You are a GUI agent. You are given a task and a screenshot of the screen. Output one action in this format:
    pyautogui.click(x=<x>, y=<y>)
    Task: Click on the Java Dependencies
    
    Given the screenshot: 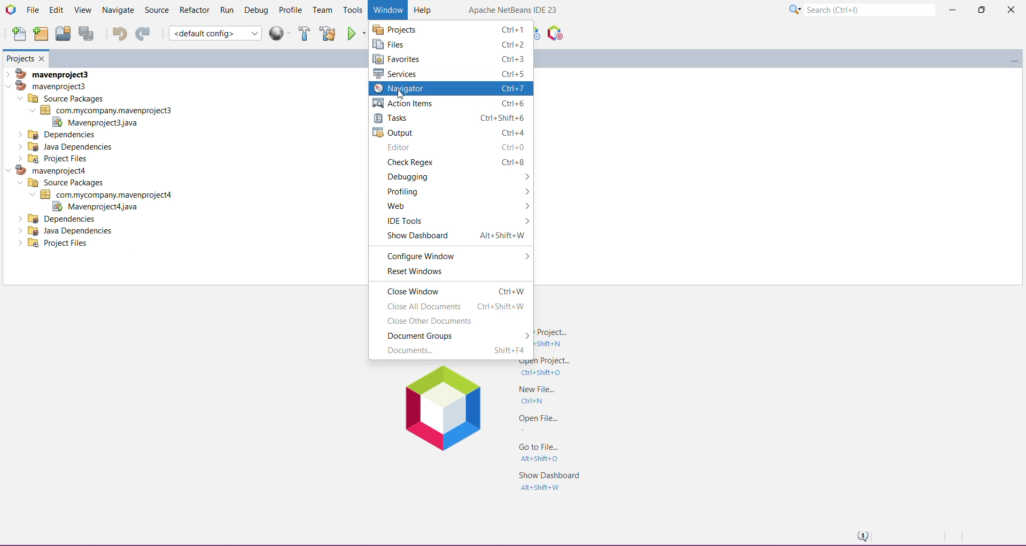 What is the action you would take?
    pyautogui.click(x=68, y=231)
    